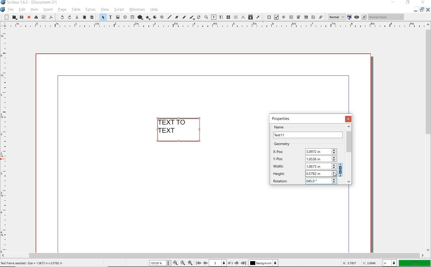  I want to click on open, so click(14, 17).